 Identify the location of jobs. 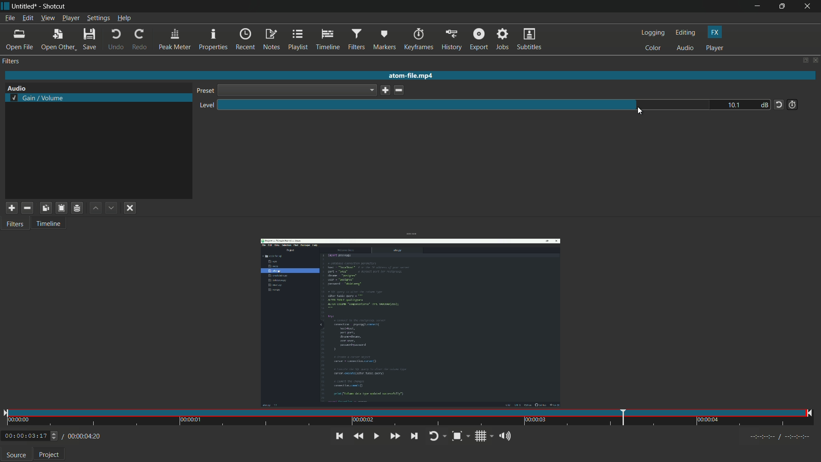
(503, 40).